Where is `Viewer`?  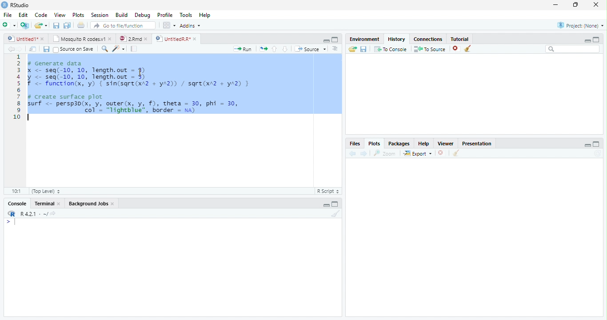 Viewer is located at coordinates (445, 143).